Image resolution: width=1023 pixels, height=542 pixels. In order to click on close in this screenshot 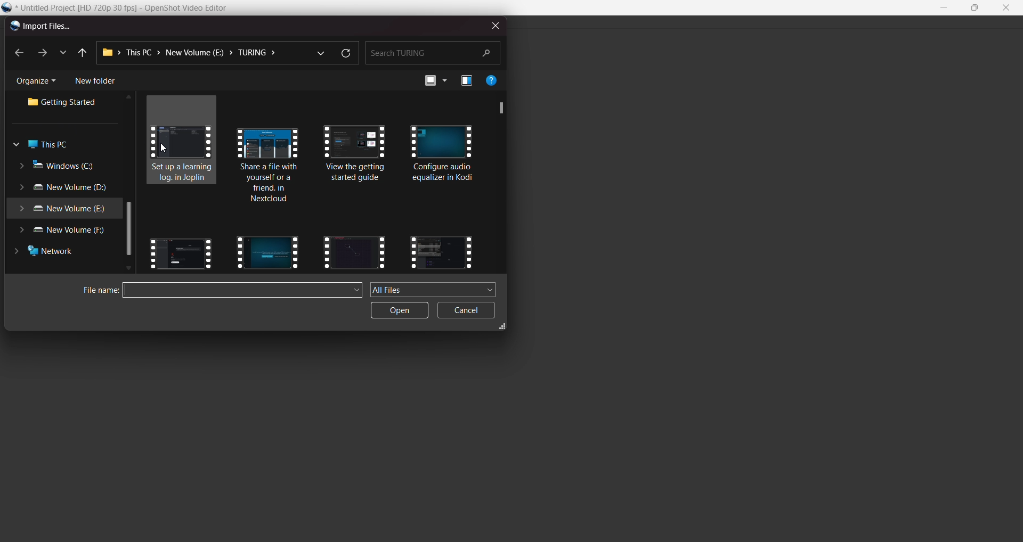, I will do `click(1005, 8)`.